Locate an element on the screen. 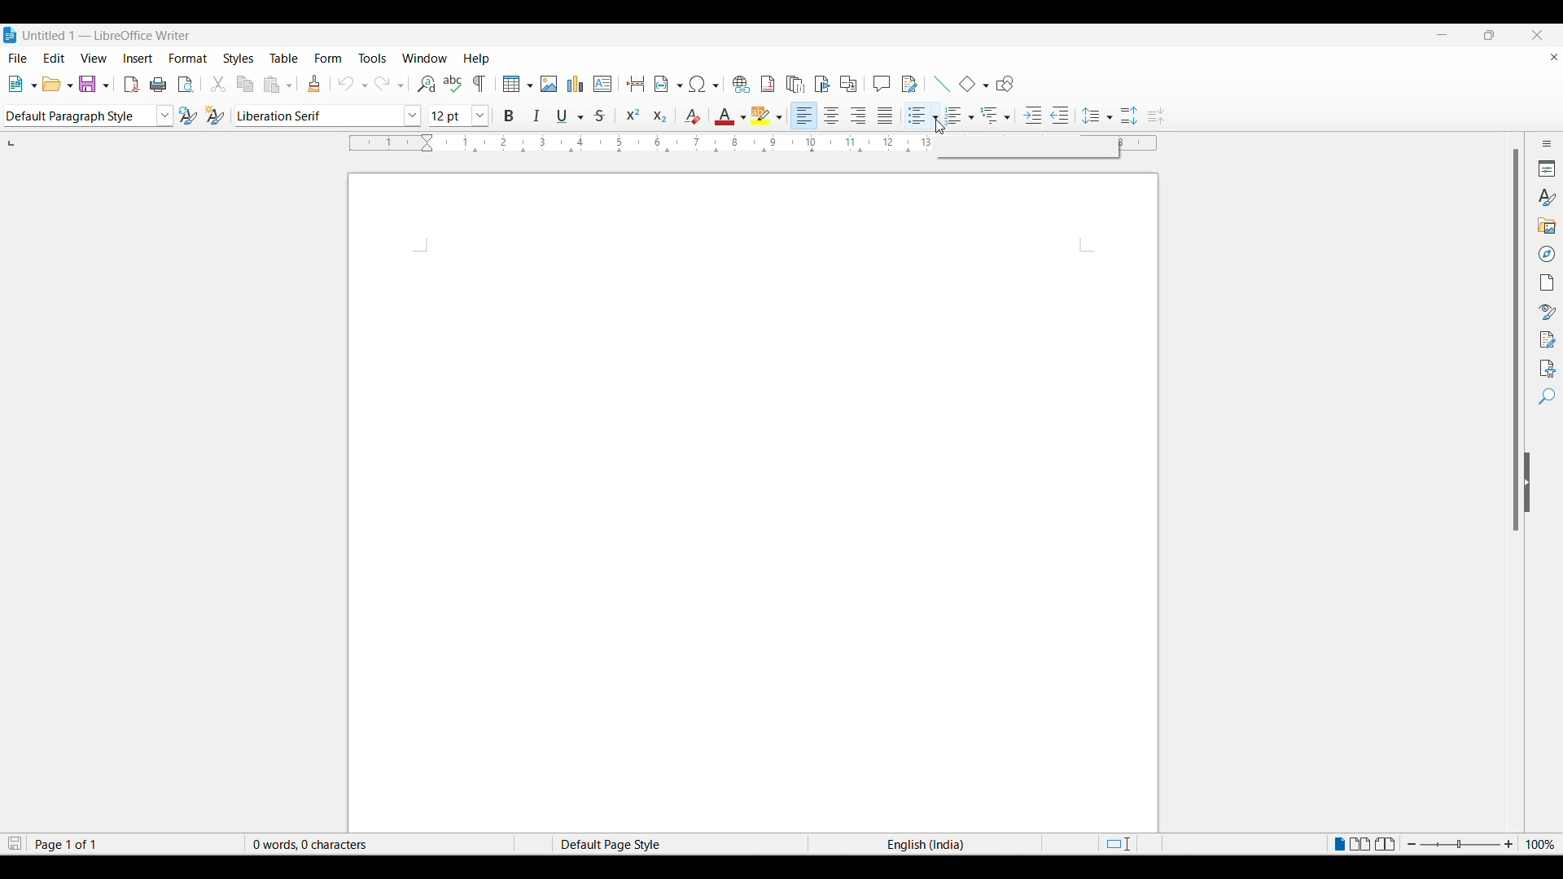 The width and height of the screenshot is (1563, 879). close is located at coordinates (1548, 59).